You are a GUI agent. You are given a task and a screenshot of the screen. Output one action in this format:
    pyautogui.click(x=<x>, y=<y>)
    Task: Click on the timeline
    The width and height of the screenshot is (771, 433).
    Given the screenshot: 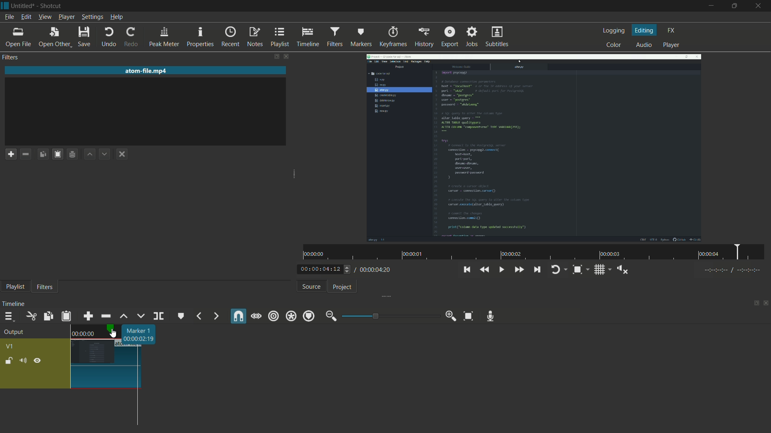 What is the action you would take?
    pyautogui.click(x=308, y=37)
    